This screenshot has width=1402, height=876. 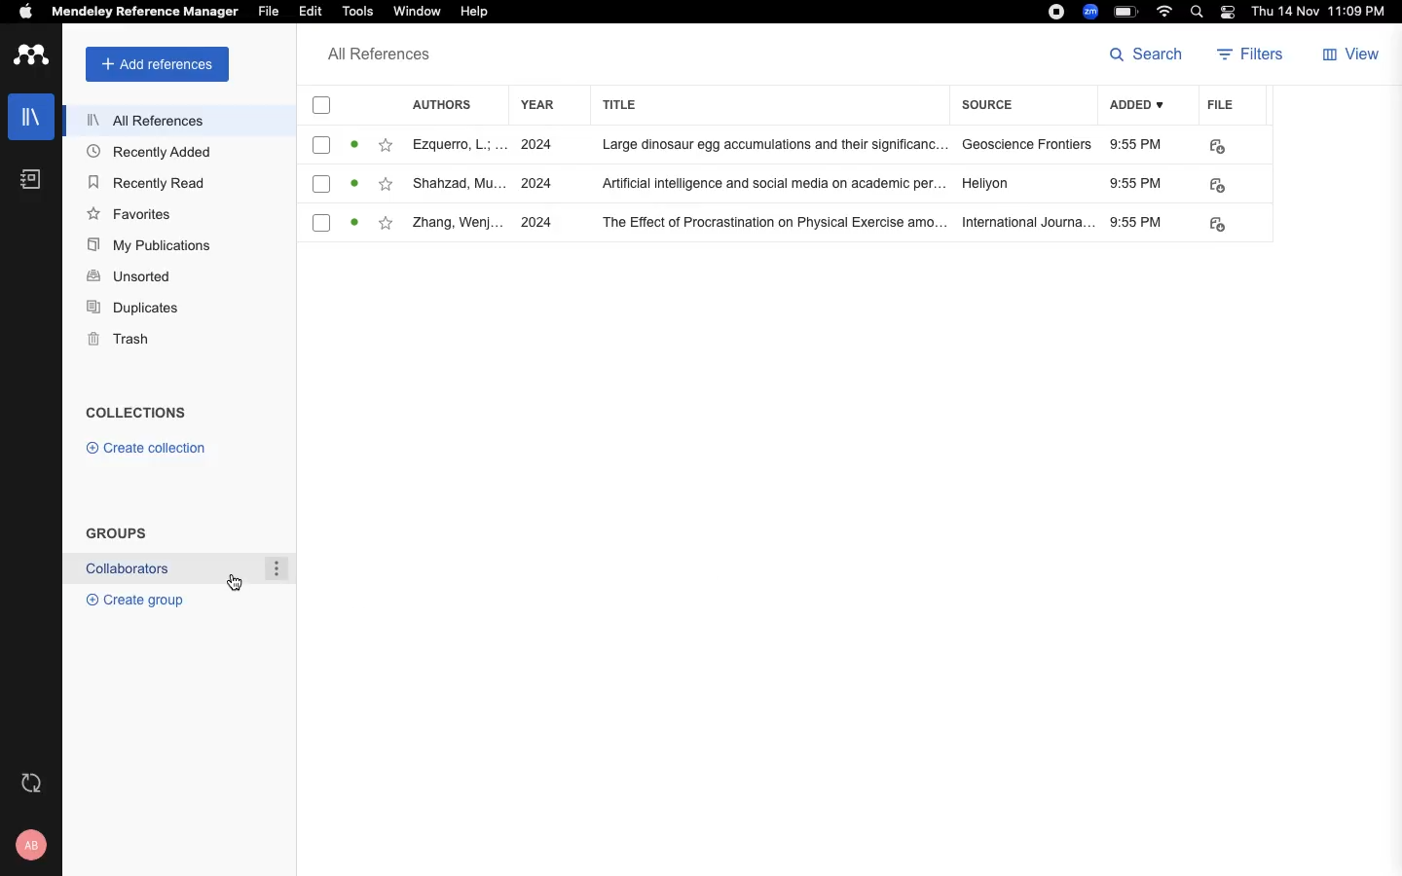 What do you see at coordinates (1200, 14) in the screenshot?
I see `search` at bounding box center [1200, 14].